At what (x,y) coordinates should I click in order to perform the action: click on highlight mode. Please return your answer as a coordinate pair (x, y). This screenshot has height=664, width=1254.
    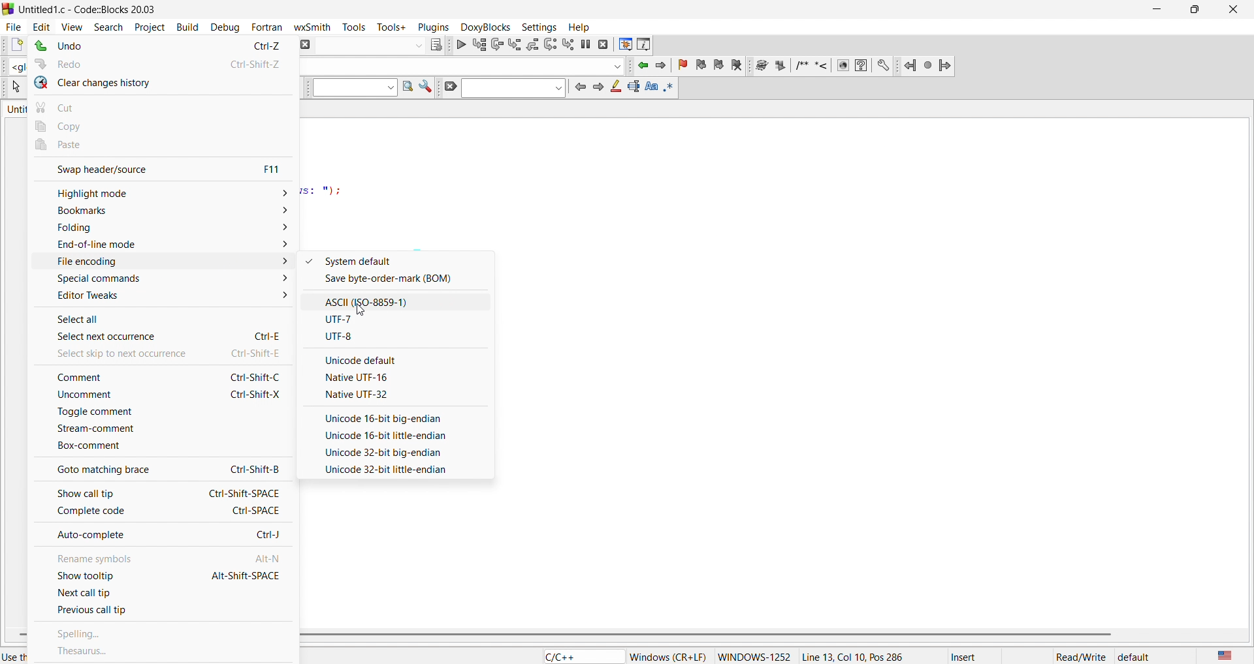
    Looking at the image, I should click on (161, 190).